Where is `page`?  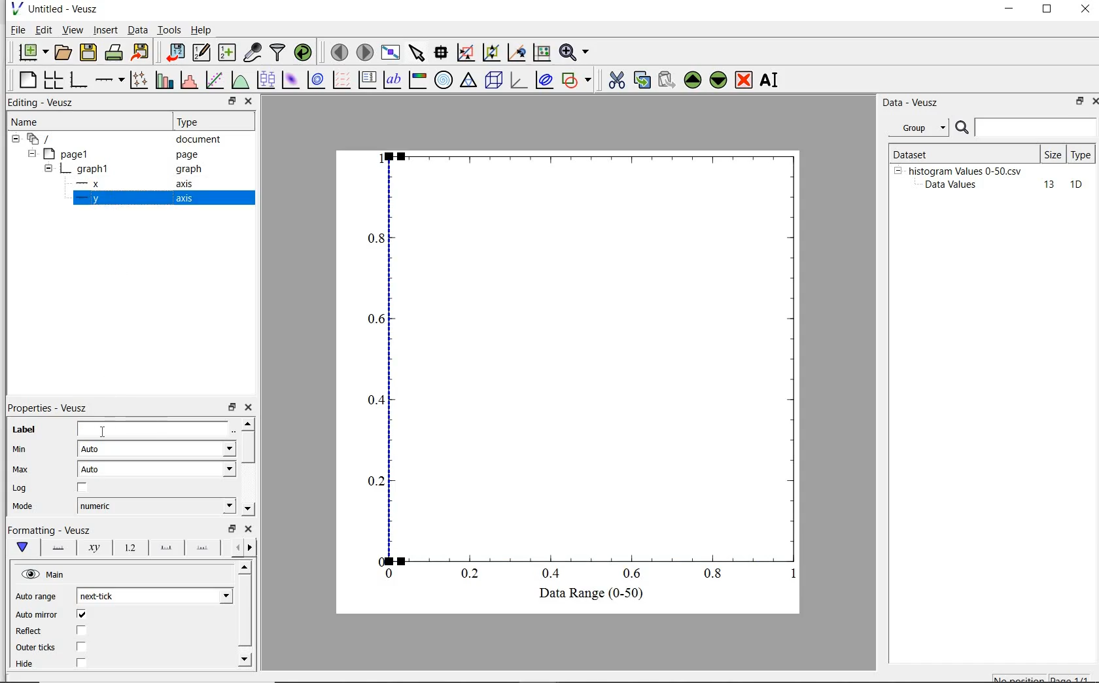 page is located at coordinates (194, 155).